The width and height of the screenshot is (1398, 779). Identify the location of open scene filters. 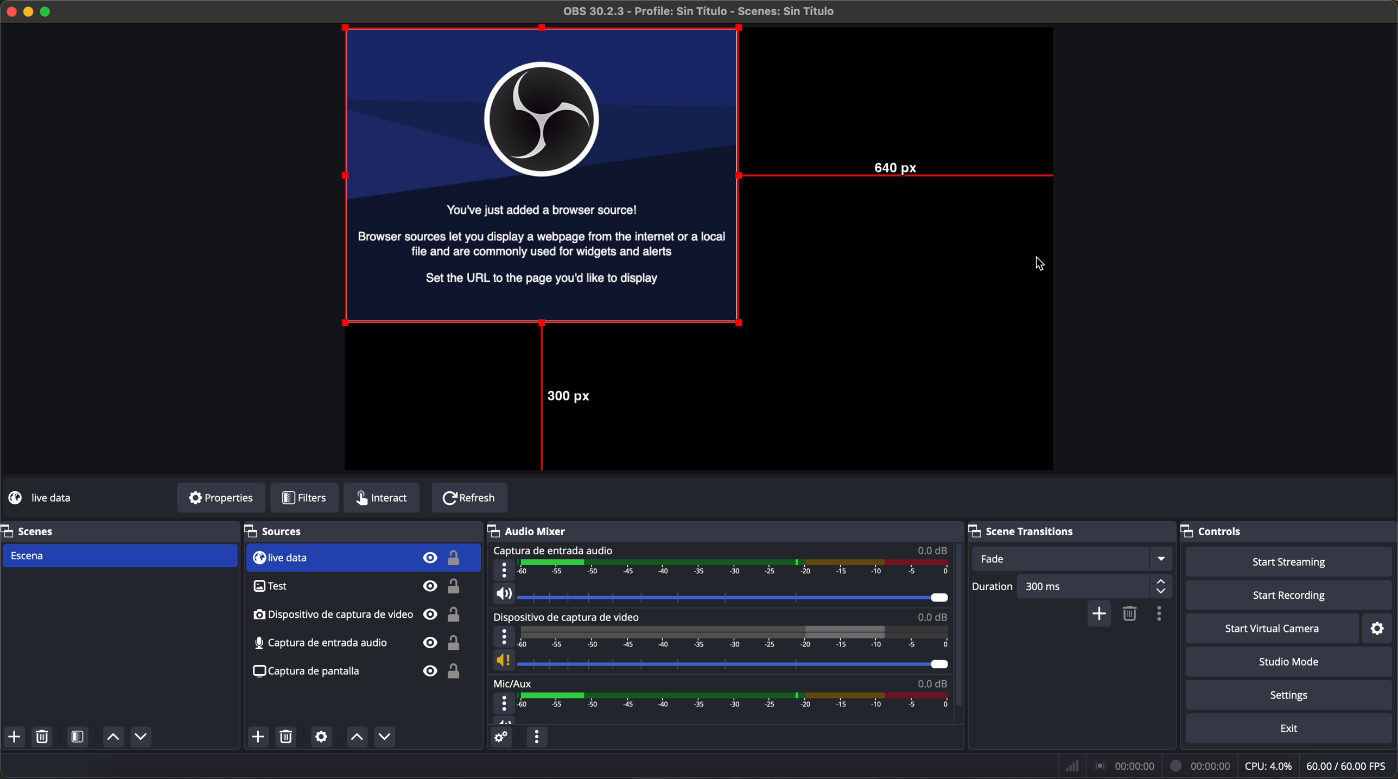
(77, 736).